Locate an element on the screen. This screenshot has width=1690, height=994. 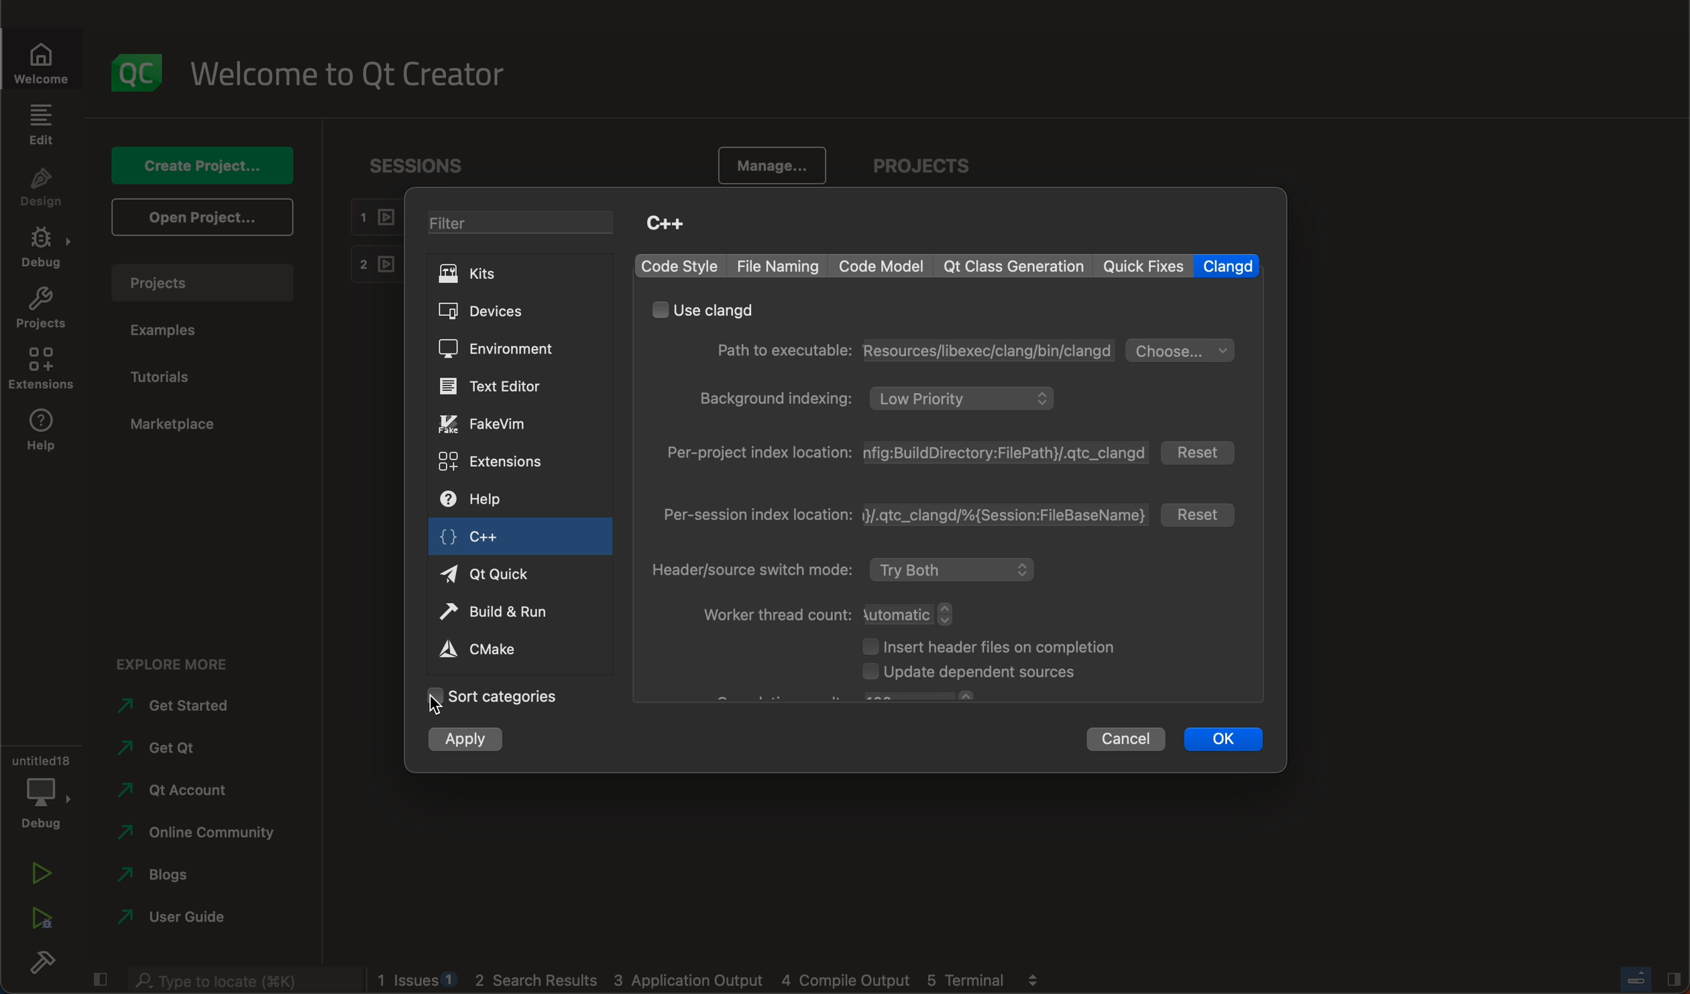
close slide bar is located at coordinates (97, 979).